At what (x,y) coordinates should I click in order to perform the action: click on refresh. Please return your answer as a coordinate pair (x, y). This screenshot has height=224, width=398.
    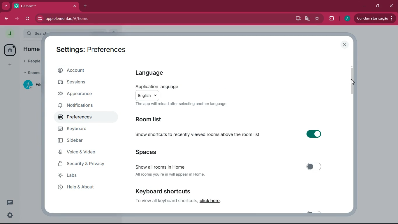
    Looking at the image, I should click on (29, 19).